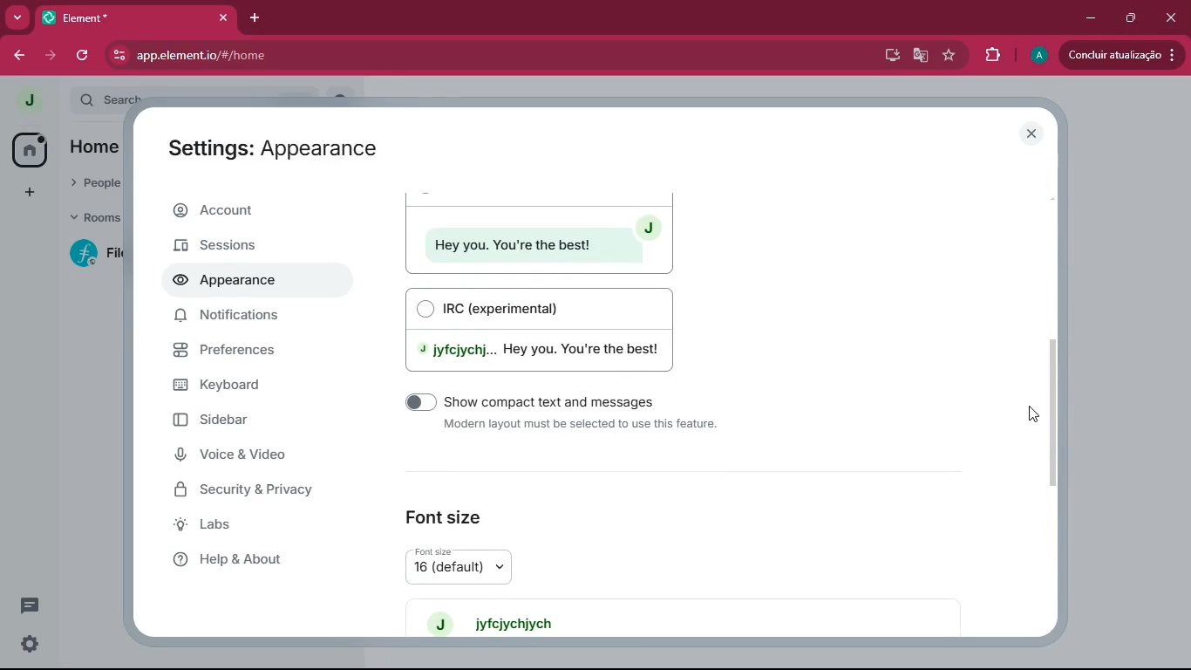  Describe the element at coordinates (251, 247) in the screenshot. I see `sessions` at that location.